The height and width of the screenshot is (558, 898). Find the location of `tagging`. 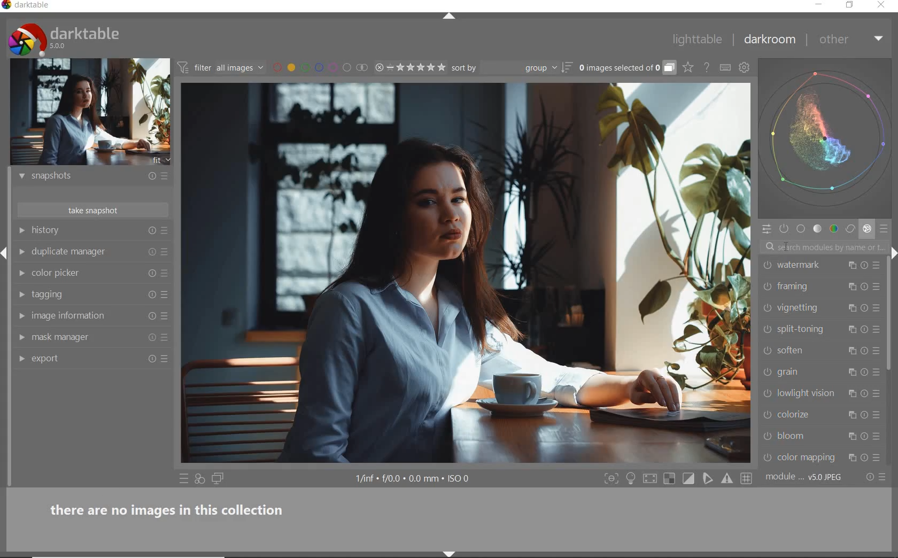

tagging is located at coordinates (78, 295).